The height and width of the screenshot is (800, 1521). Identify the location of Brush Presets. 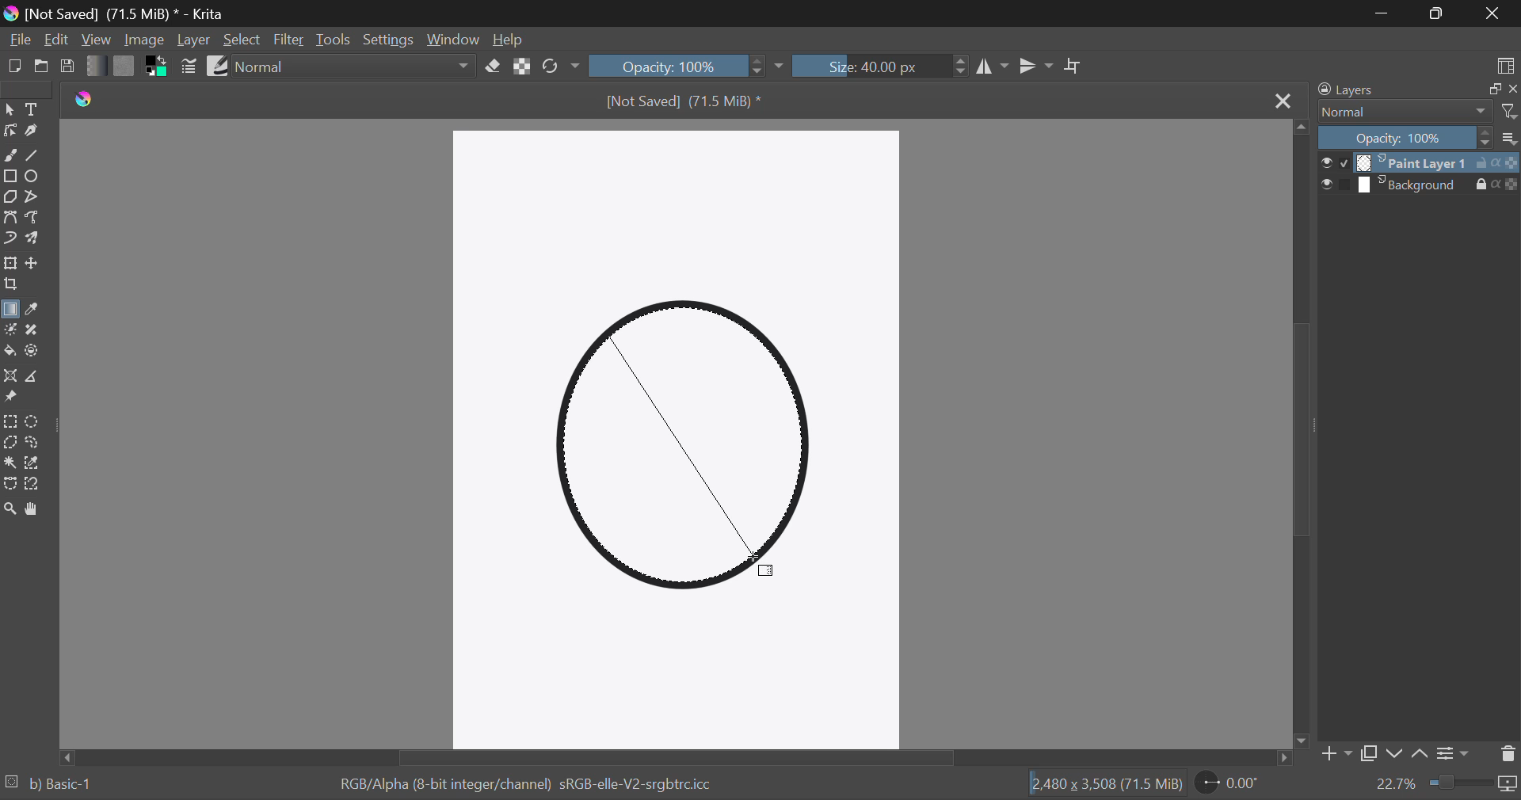
(220, 67).